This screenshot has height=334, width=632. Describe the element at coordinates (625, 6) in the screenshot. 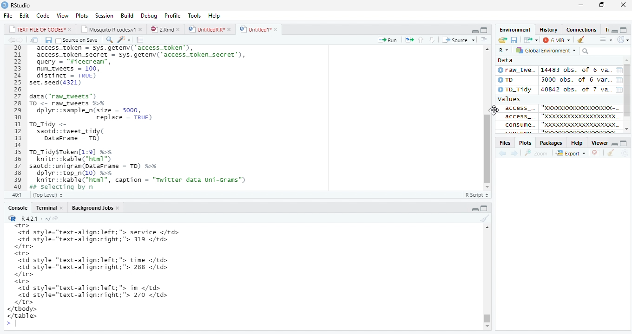

I see `close` at that location.